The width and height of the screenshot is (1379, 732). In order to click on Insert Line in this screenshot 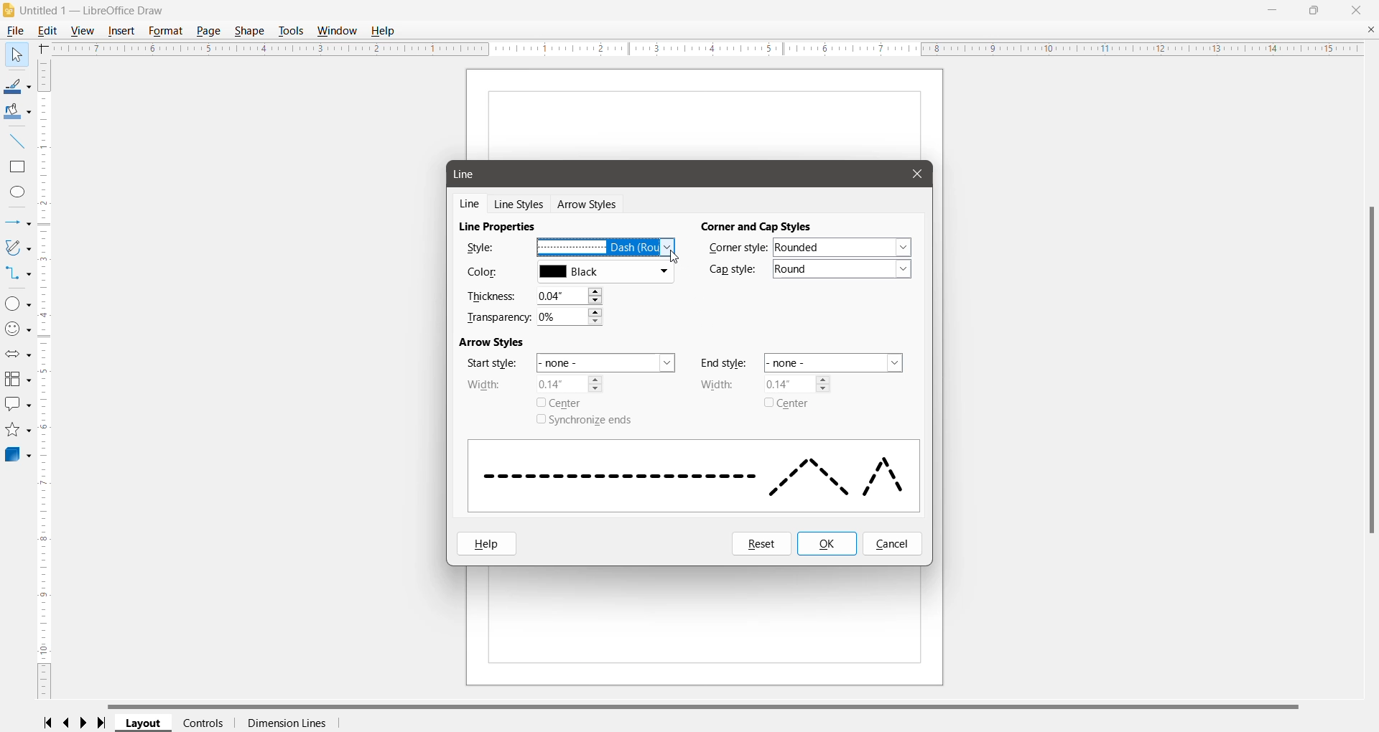, I will do `click(18, 141)`.